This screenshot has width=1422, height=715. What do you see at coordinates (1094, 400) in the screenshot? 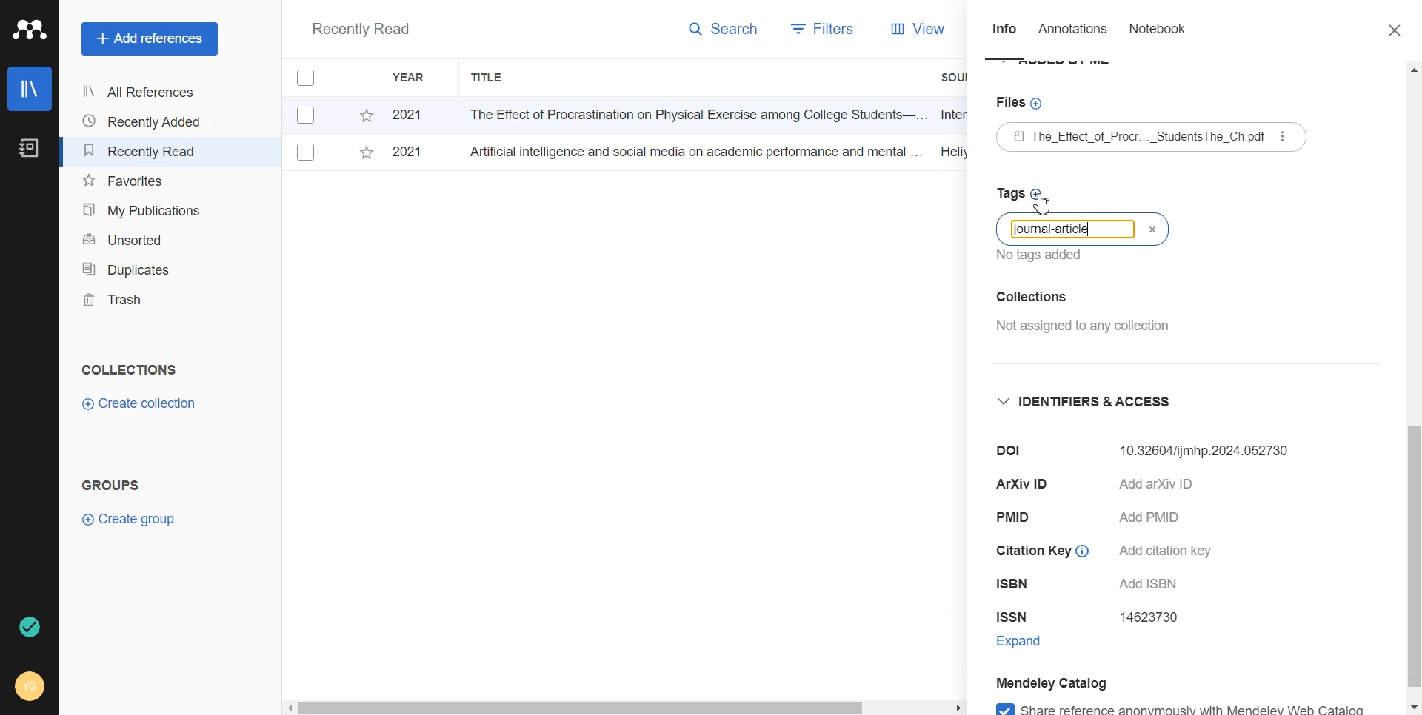
I see `Identifier` at bounding box center [1094, 400].